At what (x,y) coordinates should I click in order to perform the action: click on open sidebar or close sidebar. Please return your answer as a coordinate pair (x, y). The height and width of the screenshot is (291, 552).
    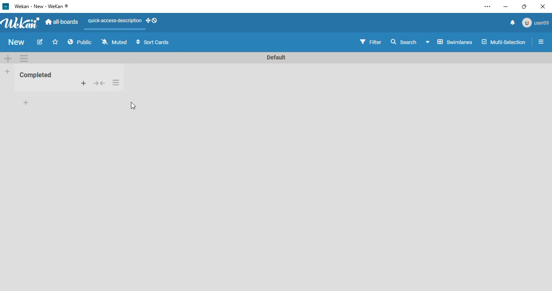
    Looking at the image, I should click on (541, 41).